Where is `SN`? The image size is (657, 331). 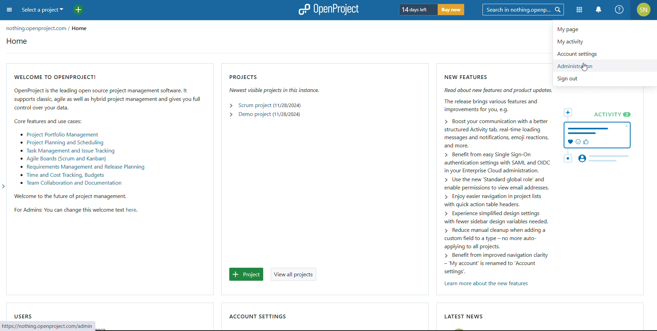 SN is located at coordinates (644, 10).